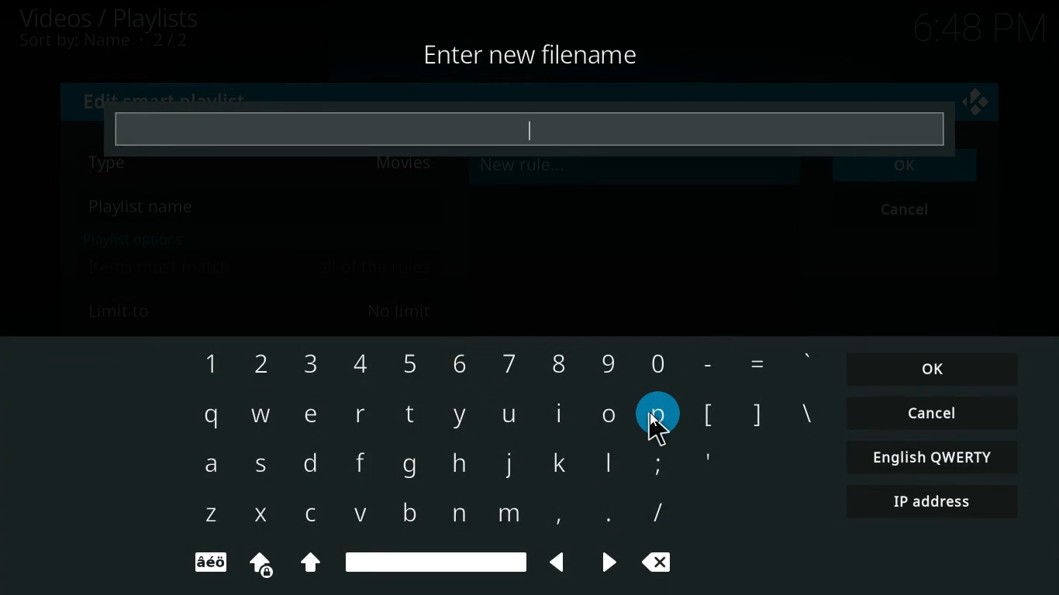 This screenshot has width=1059, height=595. What do you see at coordinates (564, 463) in the screenshot?
I see `k` at bounding box center [564, 463].